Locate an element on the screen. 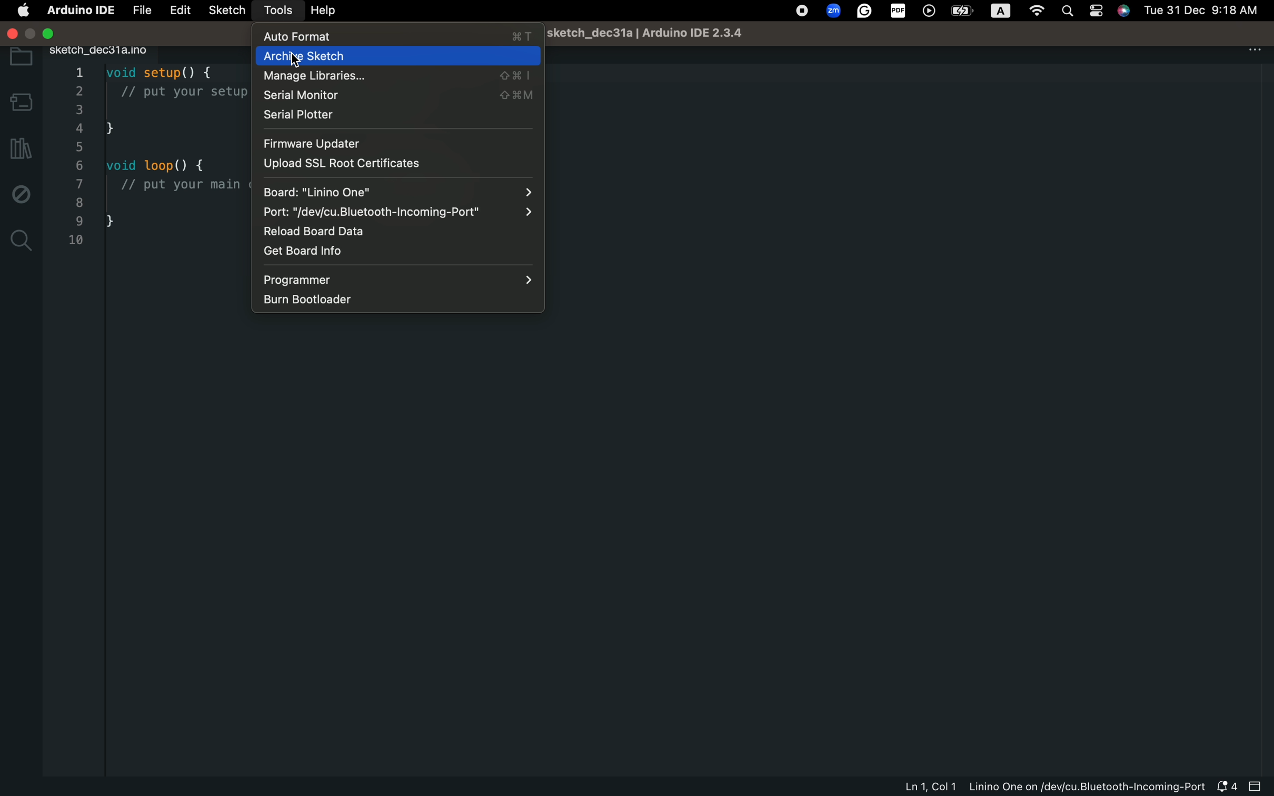  port is located at coordinates (398, 214).